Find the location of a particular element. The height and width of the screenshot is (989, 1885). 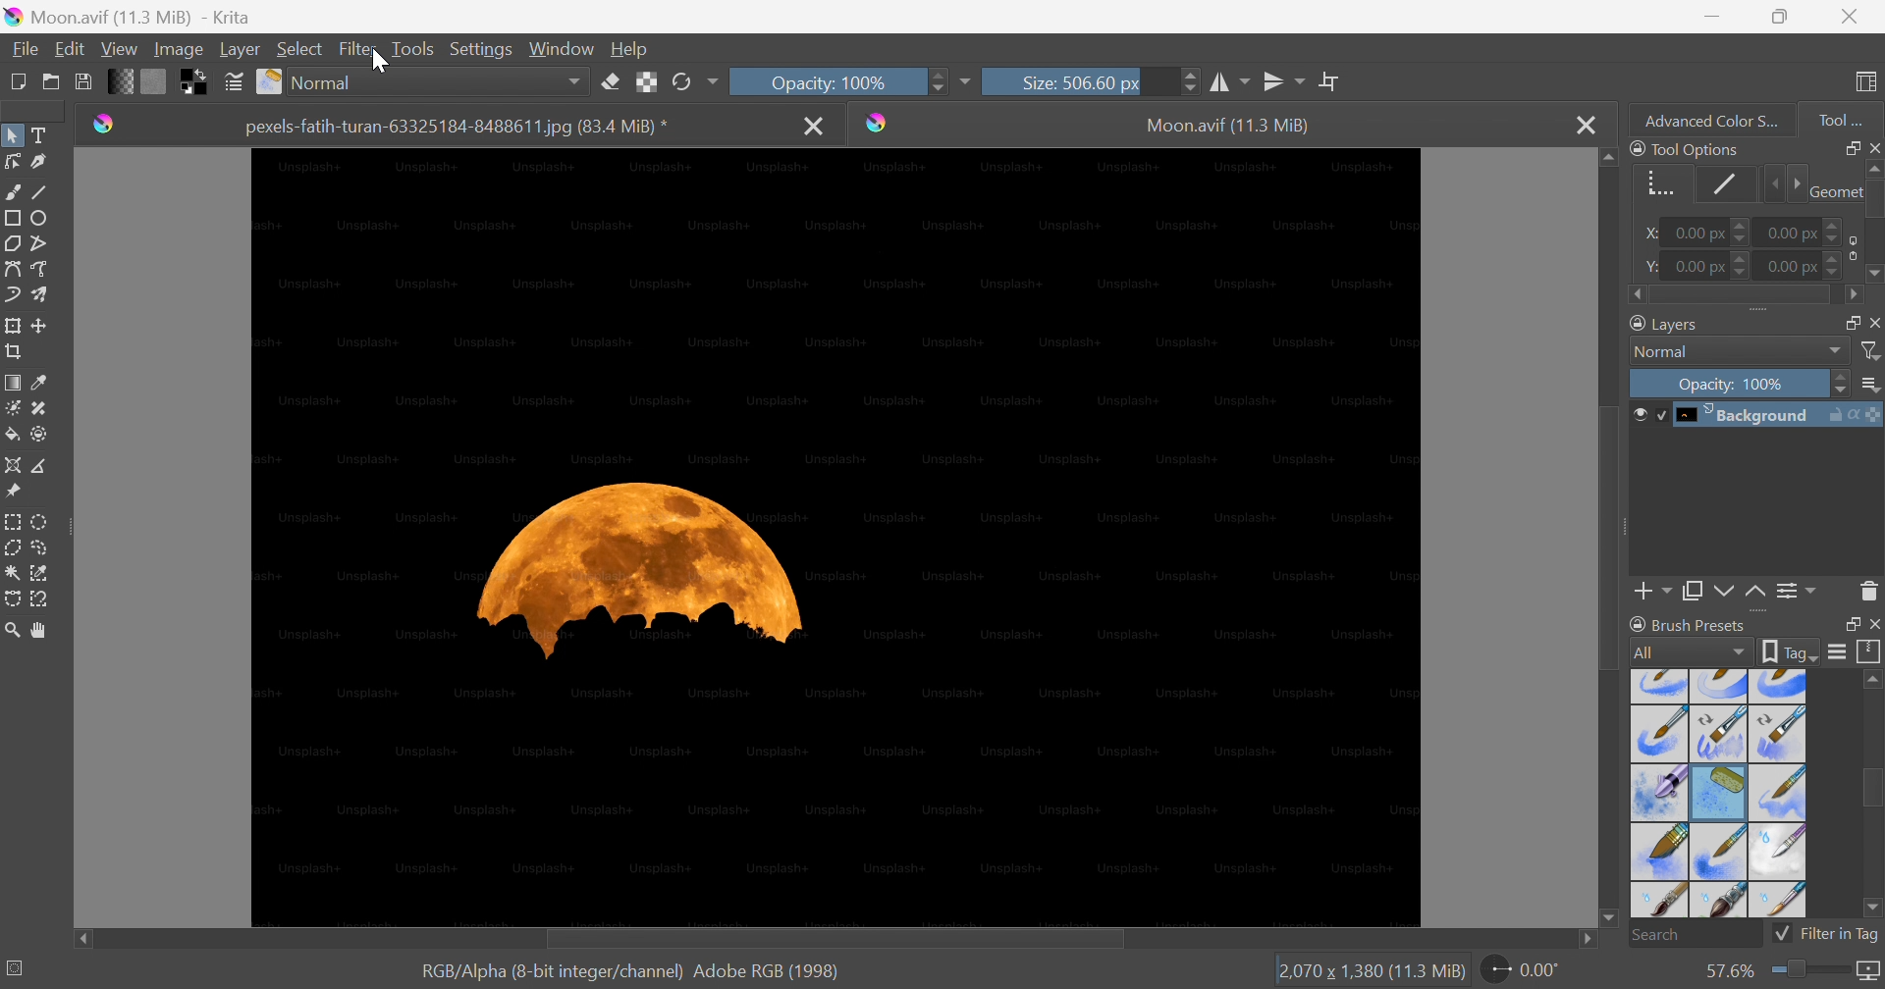

Help is located at coordinates (628, 50).